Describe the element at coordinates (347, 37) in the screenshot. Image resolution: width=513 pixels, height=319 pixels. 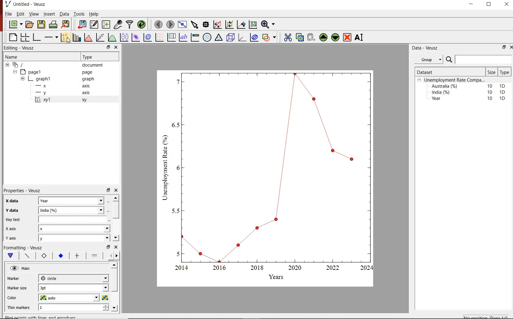
I see `remove the widgets` at that location.